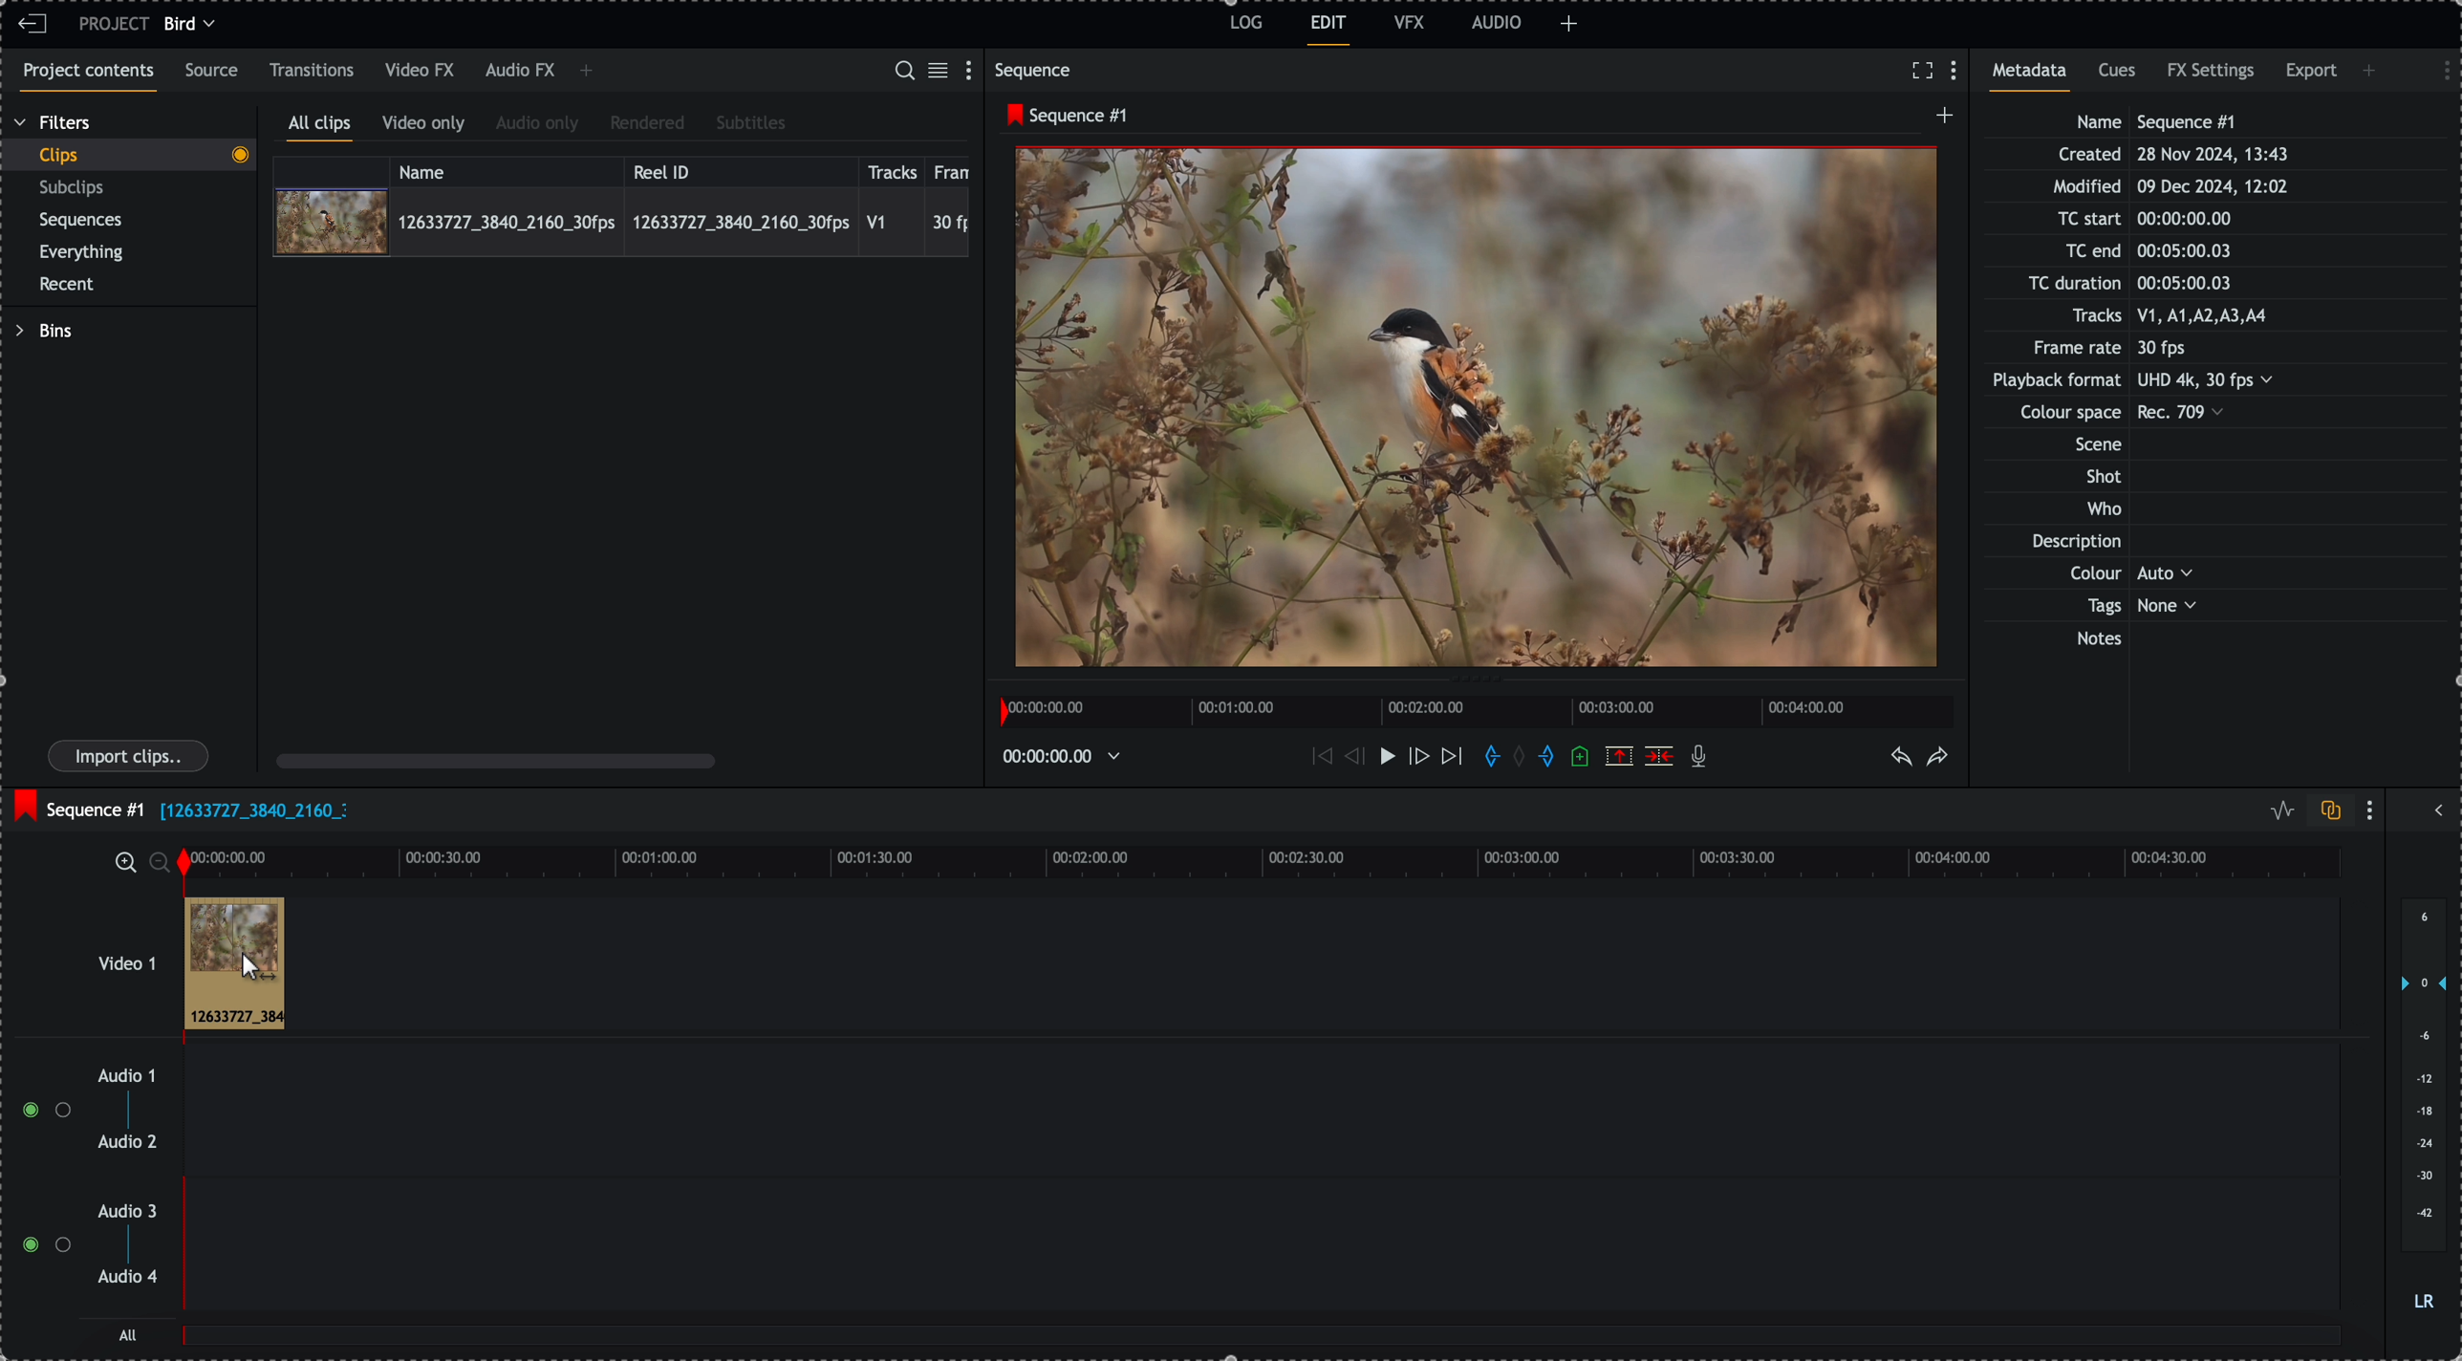 The width and height of the screenshot is (2462, 1361). What do you see at coordinates (119, 1077) in the screenshot?
I see `audio 1` at bounding box center [119, 1077].